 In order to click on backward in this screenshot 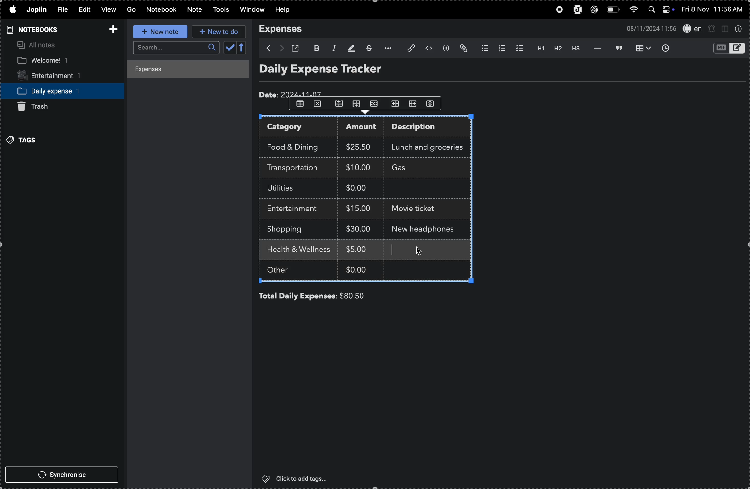, I will do `click(265, 48)`.